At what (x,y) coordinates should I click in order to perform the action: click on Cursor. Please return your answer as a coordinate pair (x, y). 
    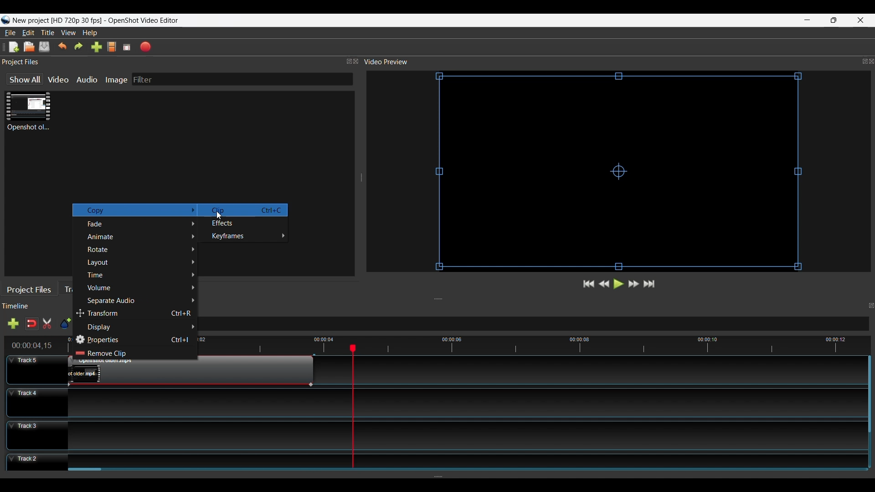
    Looking at the image, I should click on (222, 214).